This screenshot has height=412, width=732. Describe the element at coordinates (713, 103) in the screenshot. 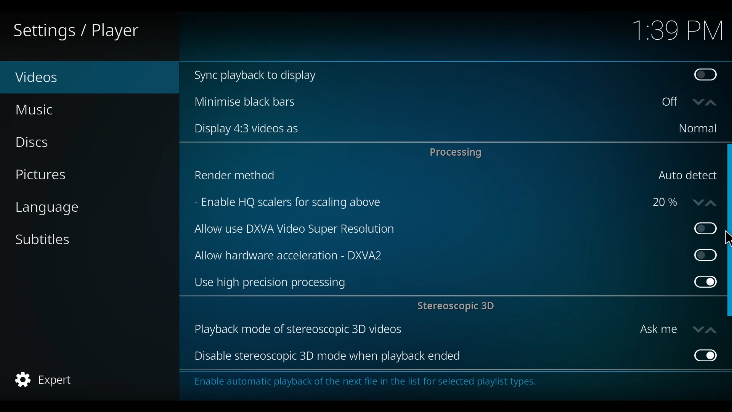

I see `up` at that location.